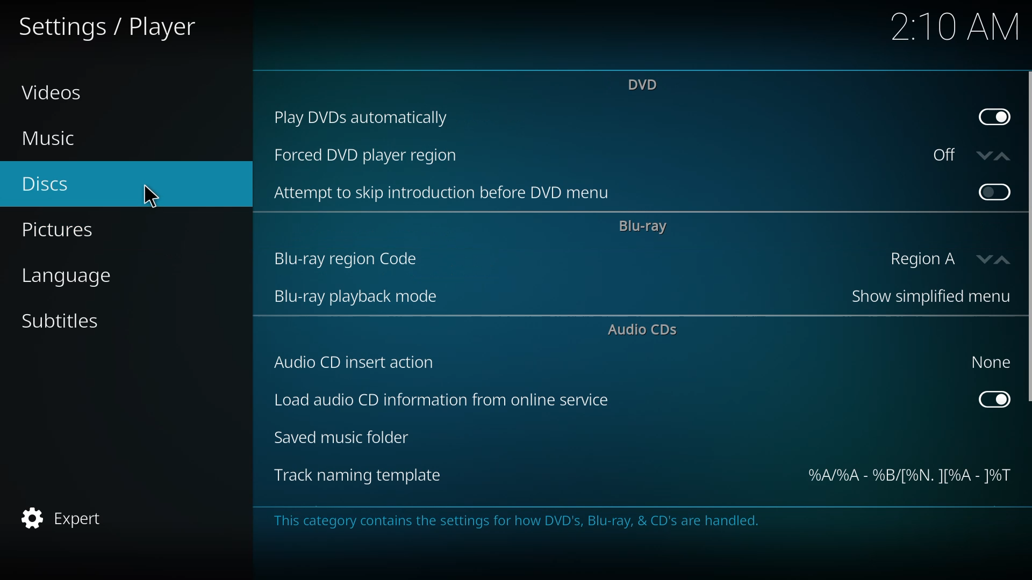  Describe the element at coordinates (367, 115) in the screenshot. I see `play dvds automatically` at that location.